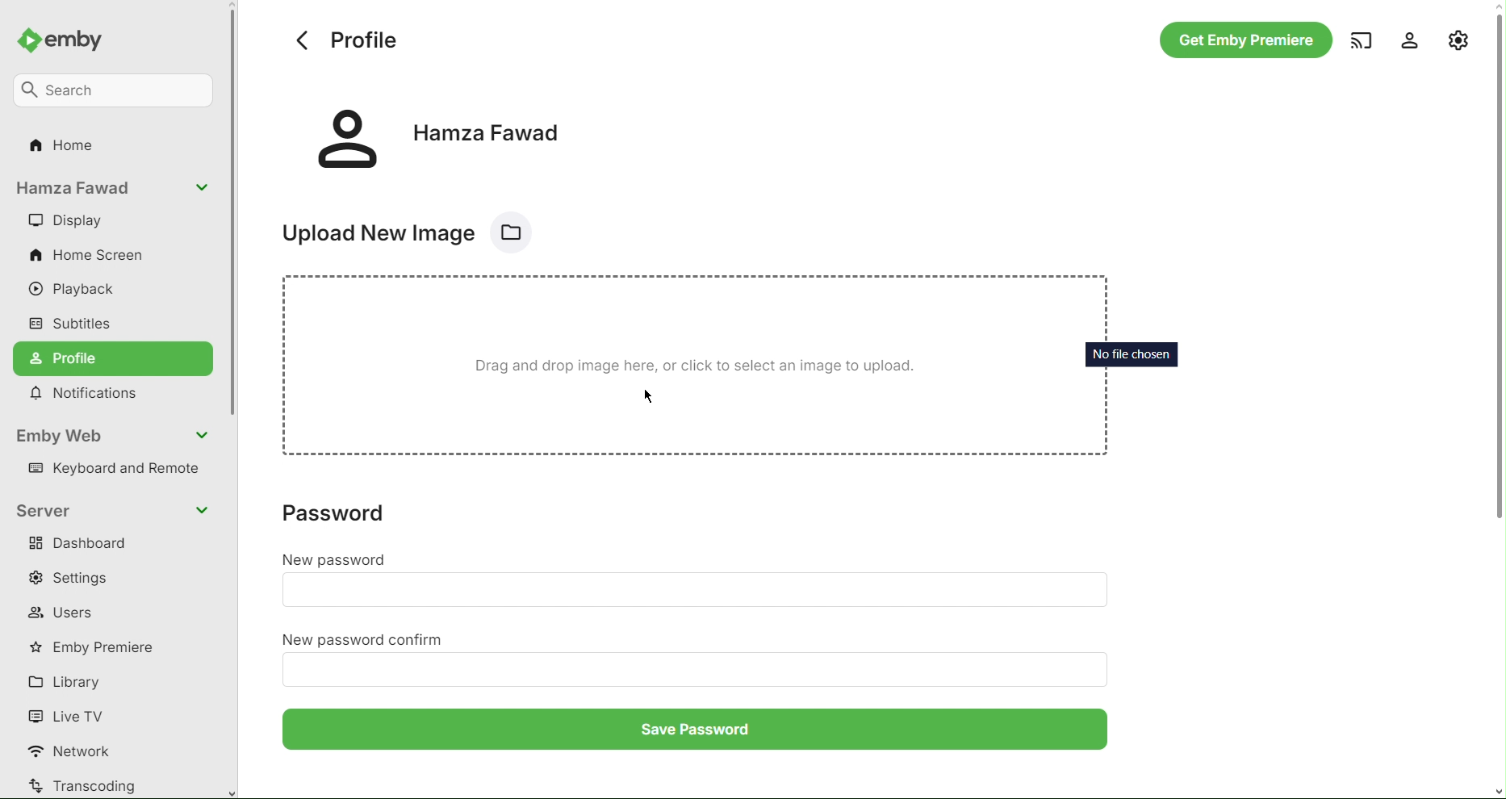 The height and width of the screenshot is (799, 1506). What do you see at coordinates (698, 370) in the screenshot?
I see `Drag and drop image here` at bounding box center [698, 370].